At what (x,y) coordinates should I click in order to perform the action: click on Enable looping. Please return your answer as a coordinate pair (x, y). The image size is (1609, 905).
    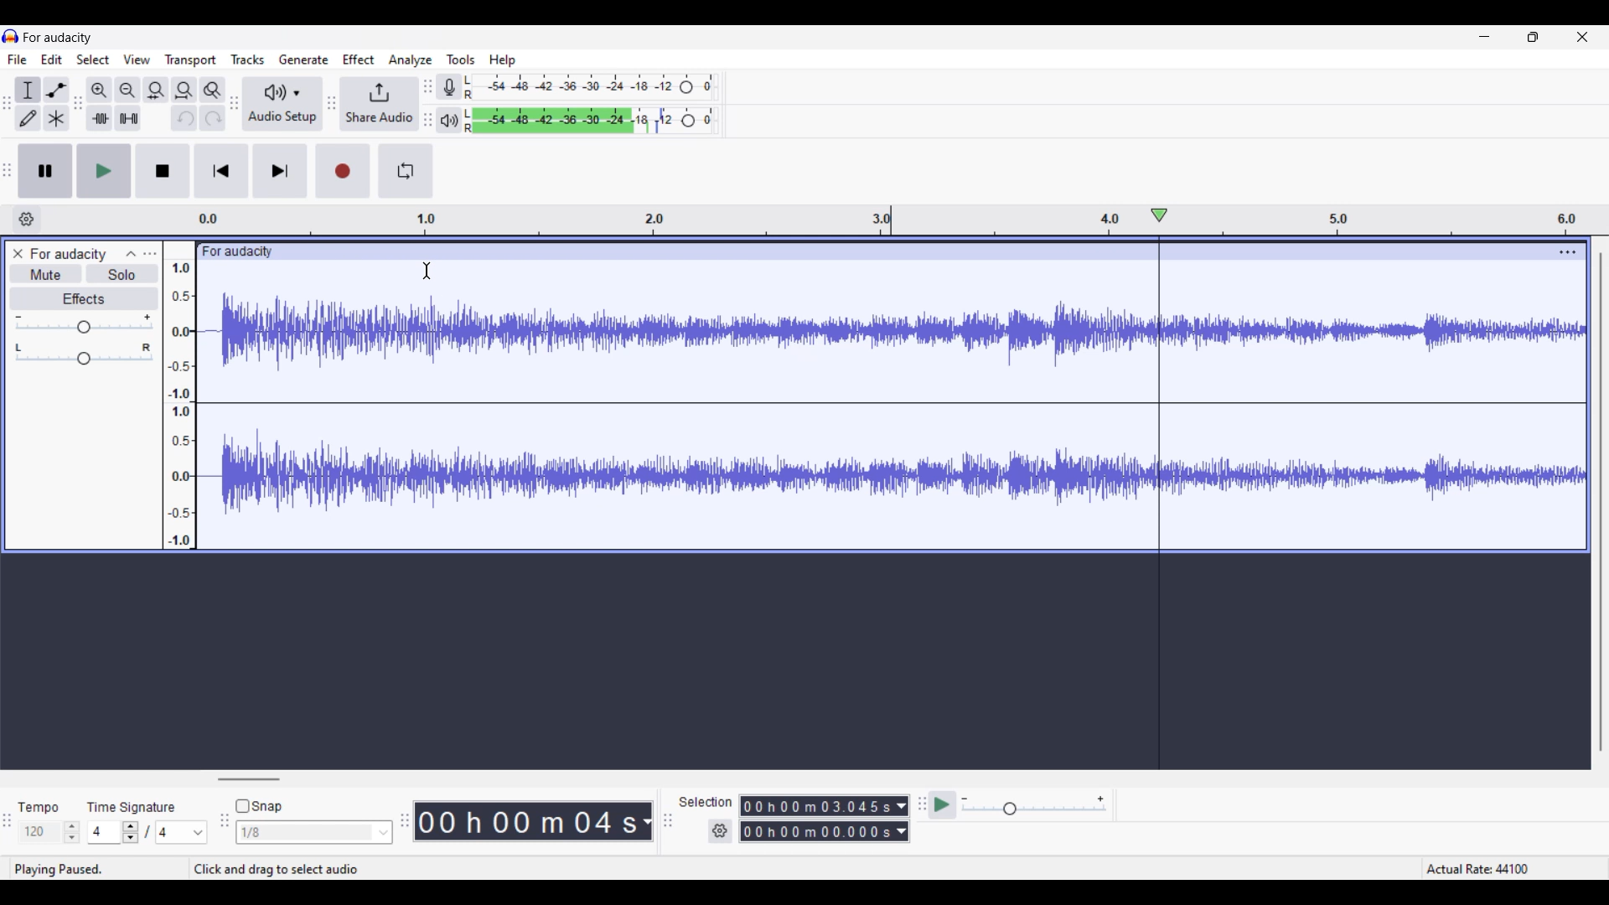
    Looking at the image, I should click on (406, 171).